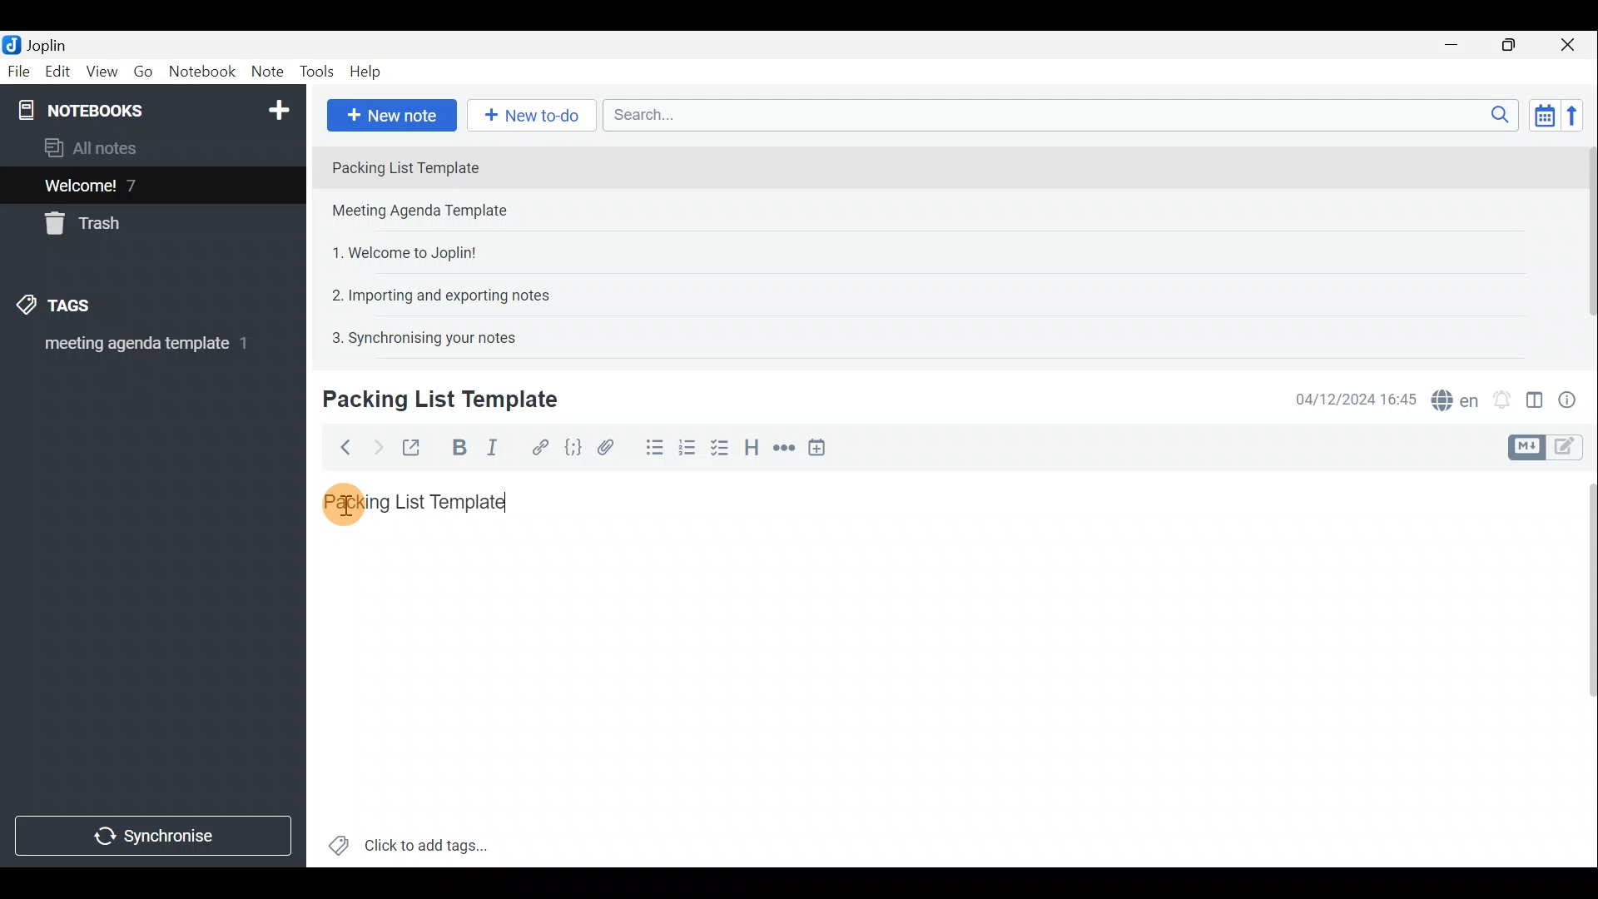  I want to click on Heading, so click(753, 445).